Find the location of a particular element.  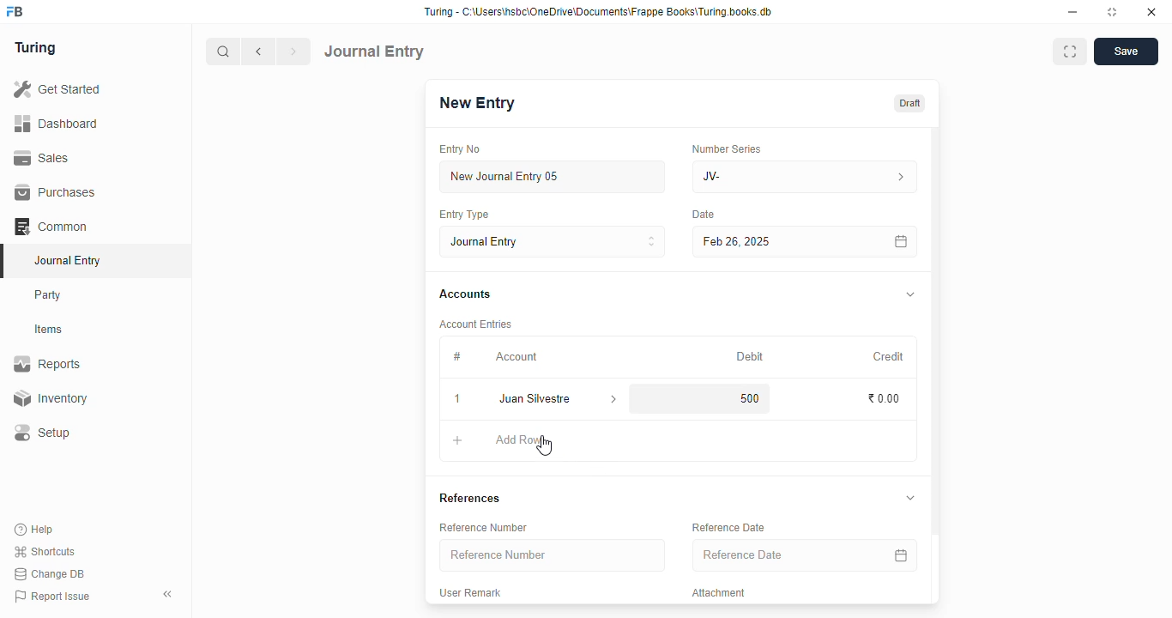

party is located at coordinates (50, 295).